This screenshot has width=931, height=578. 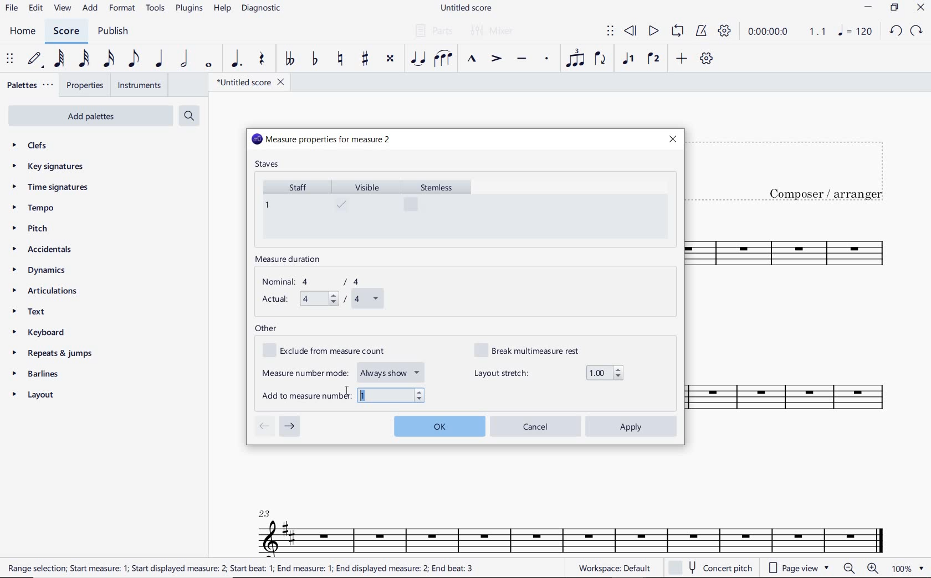 What do you see at coordinates (132, 59) in the screenshot?
I see `EIGHTH NOTE` at bounding box center [132, 59].